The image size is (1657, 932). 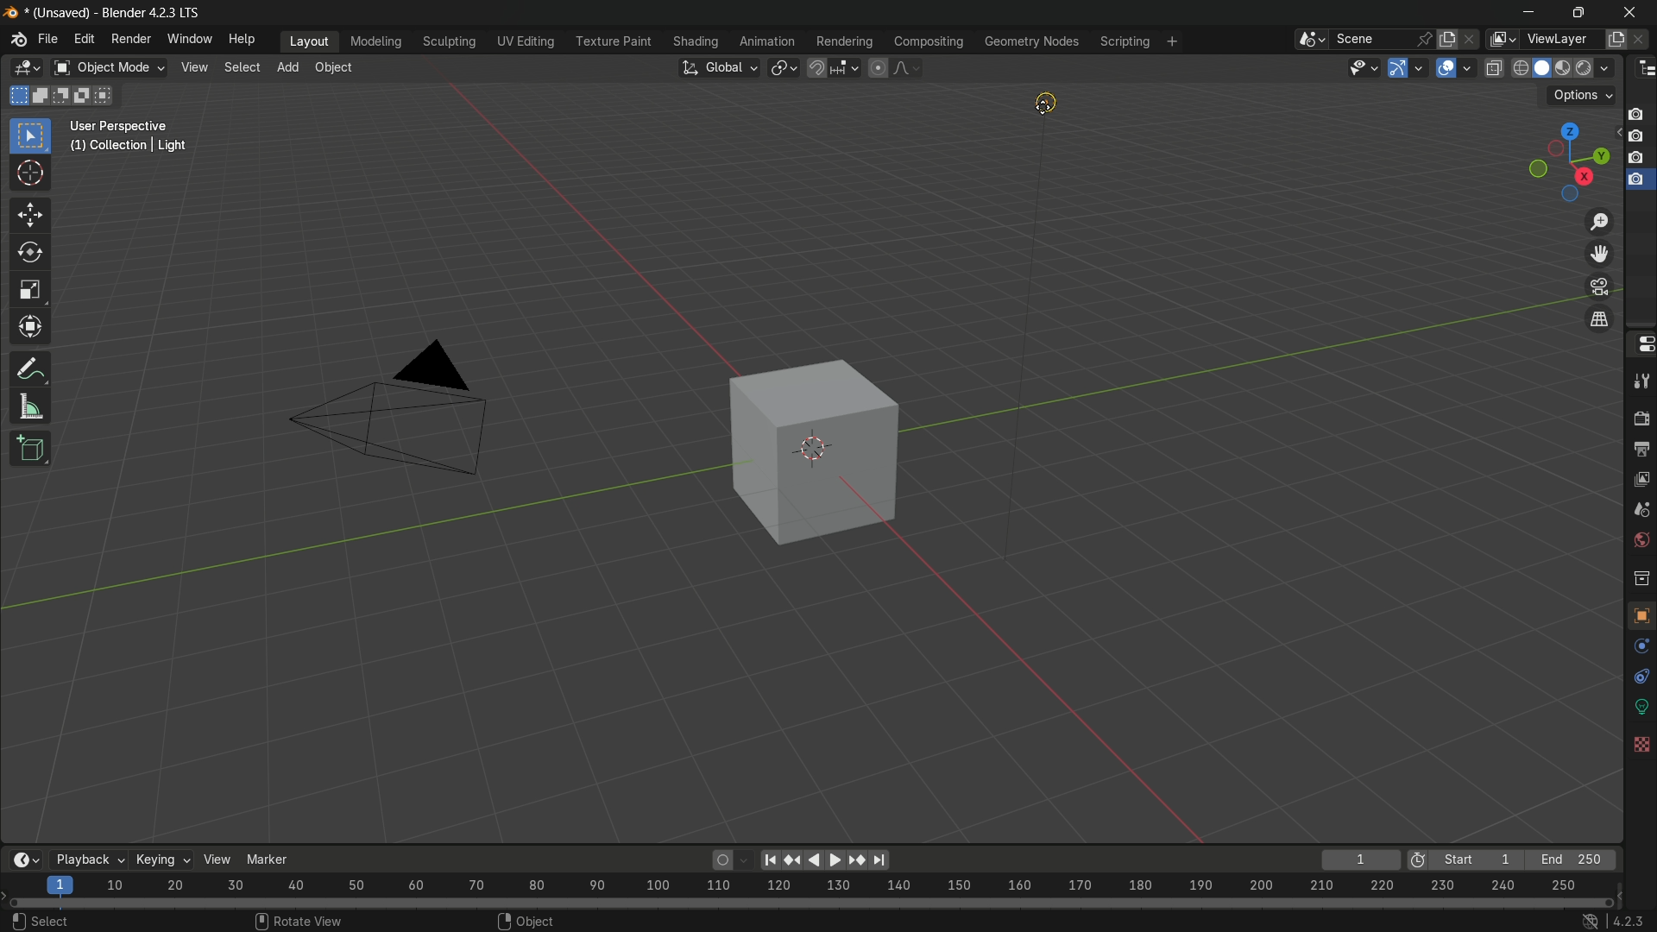 What do you see at coordinates (86, 860) in the screenshot?
I see `playback` at bounding box center [86, 860].